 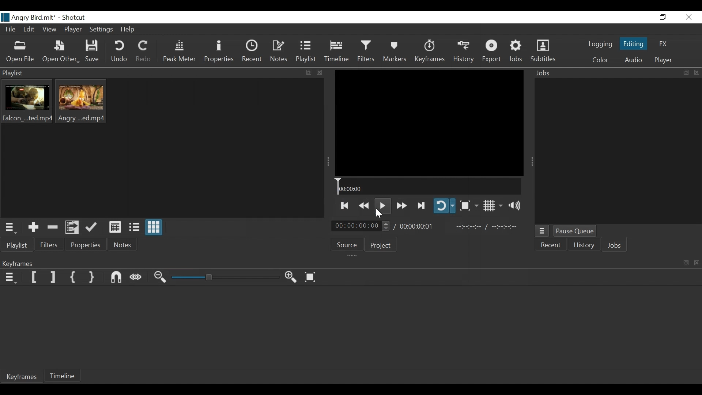 What do you see at coordinates (19, 245) in the screenshot?
I see `Playlist` at bounding box center [19, 245].